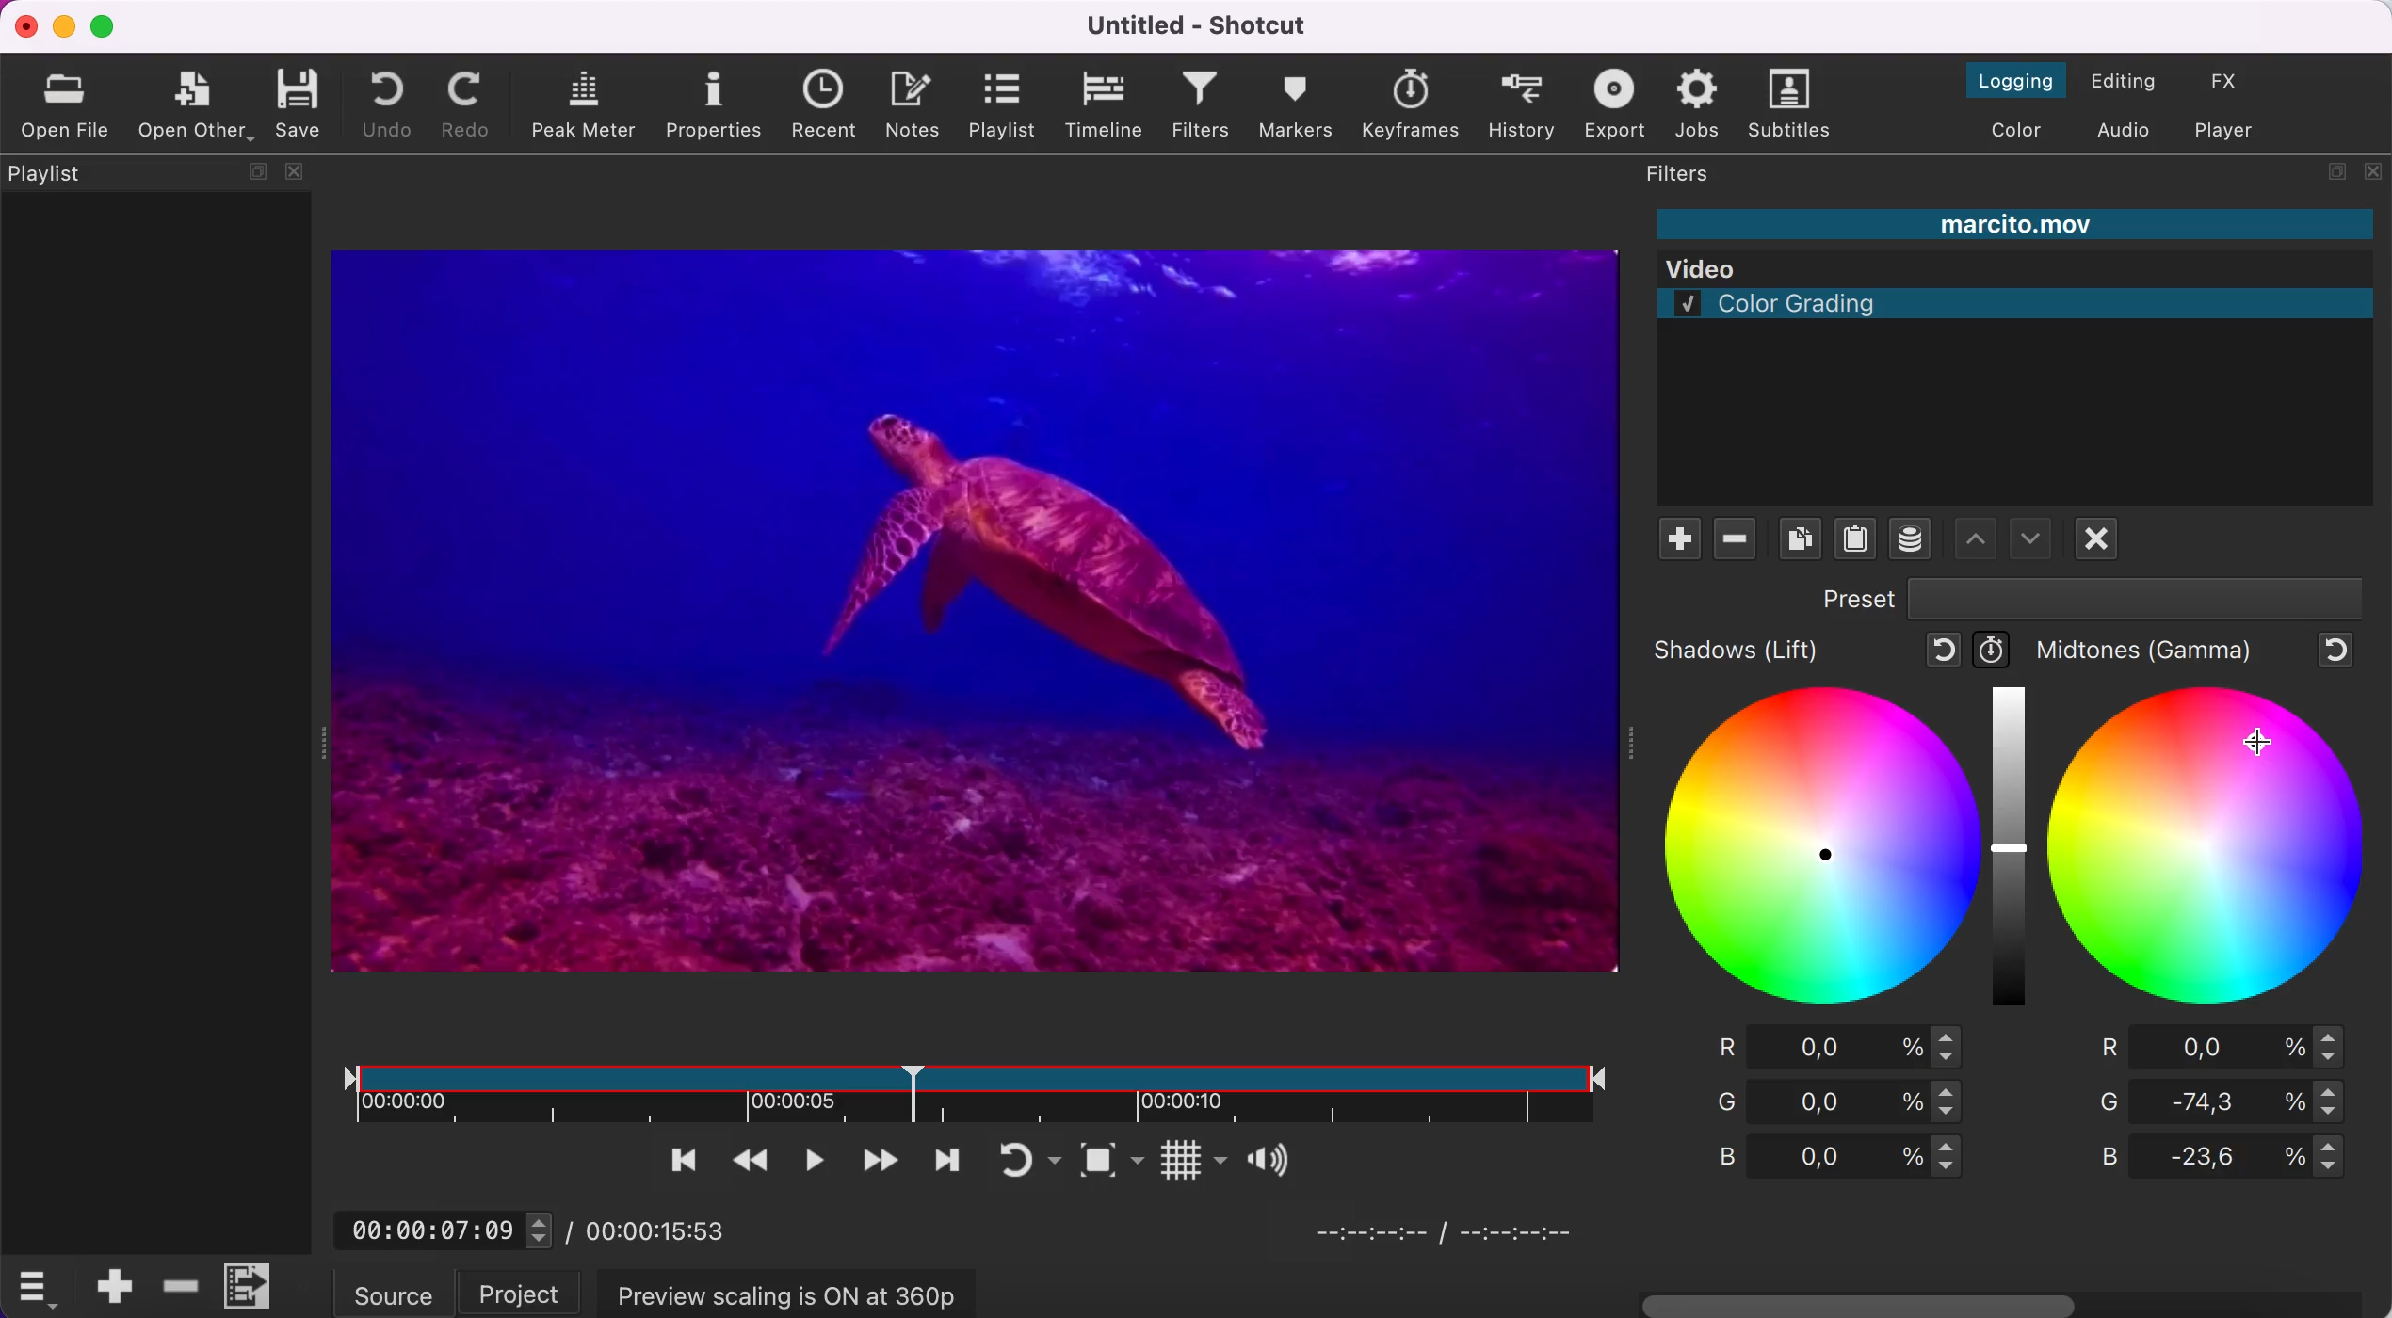 Image resolution: width=2392 pixels, height=1318 pixels. I want to click on menu, so click(252, 1284).